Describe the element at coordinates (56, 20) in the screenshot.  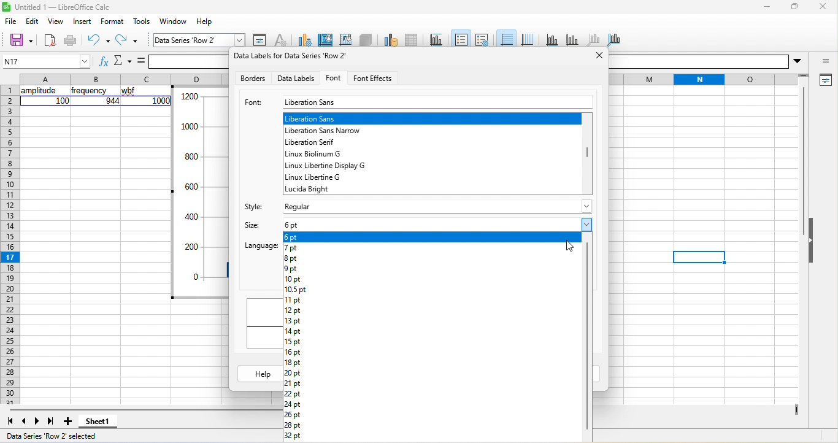
I see `view` at that location.